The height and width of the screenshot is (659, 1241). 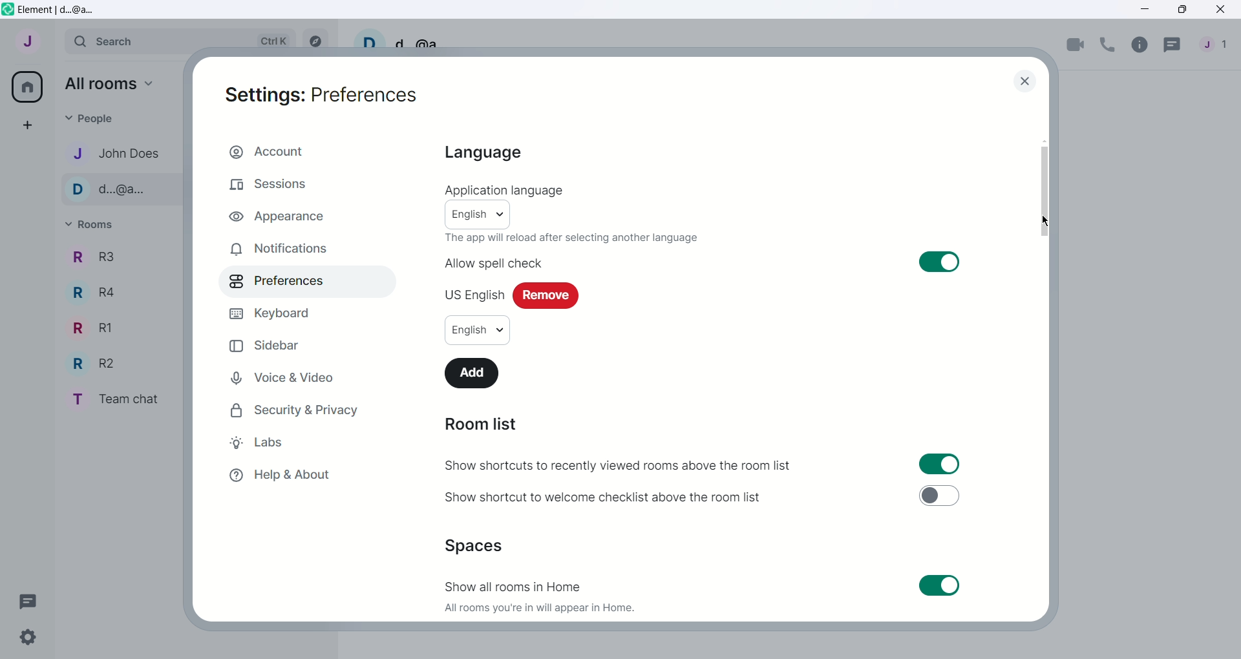 I want to click on Explore rooms, so click(x=315, y=39).